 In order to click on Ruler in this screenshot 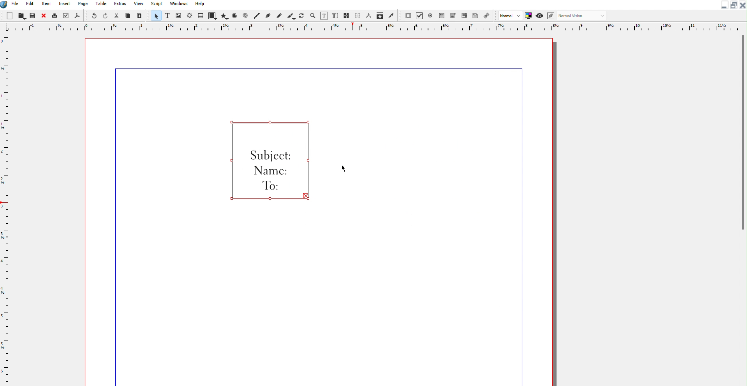, I will do `click(373, 28)`.